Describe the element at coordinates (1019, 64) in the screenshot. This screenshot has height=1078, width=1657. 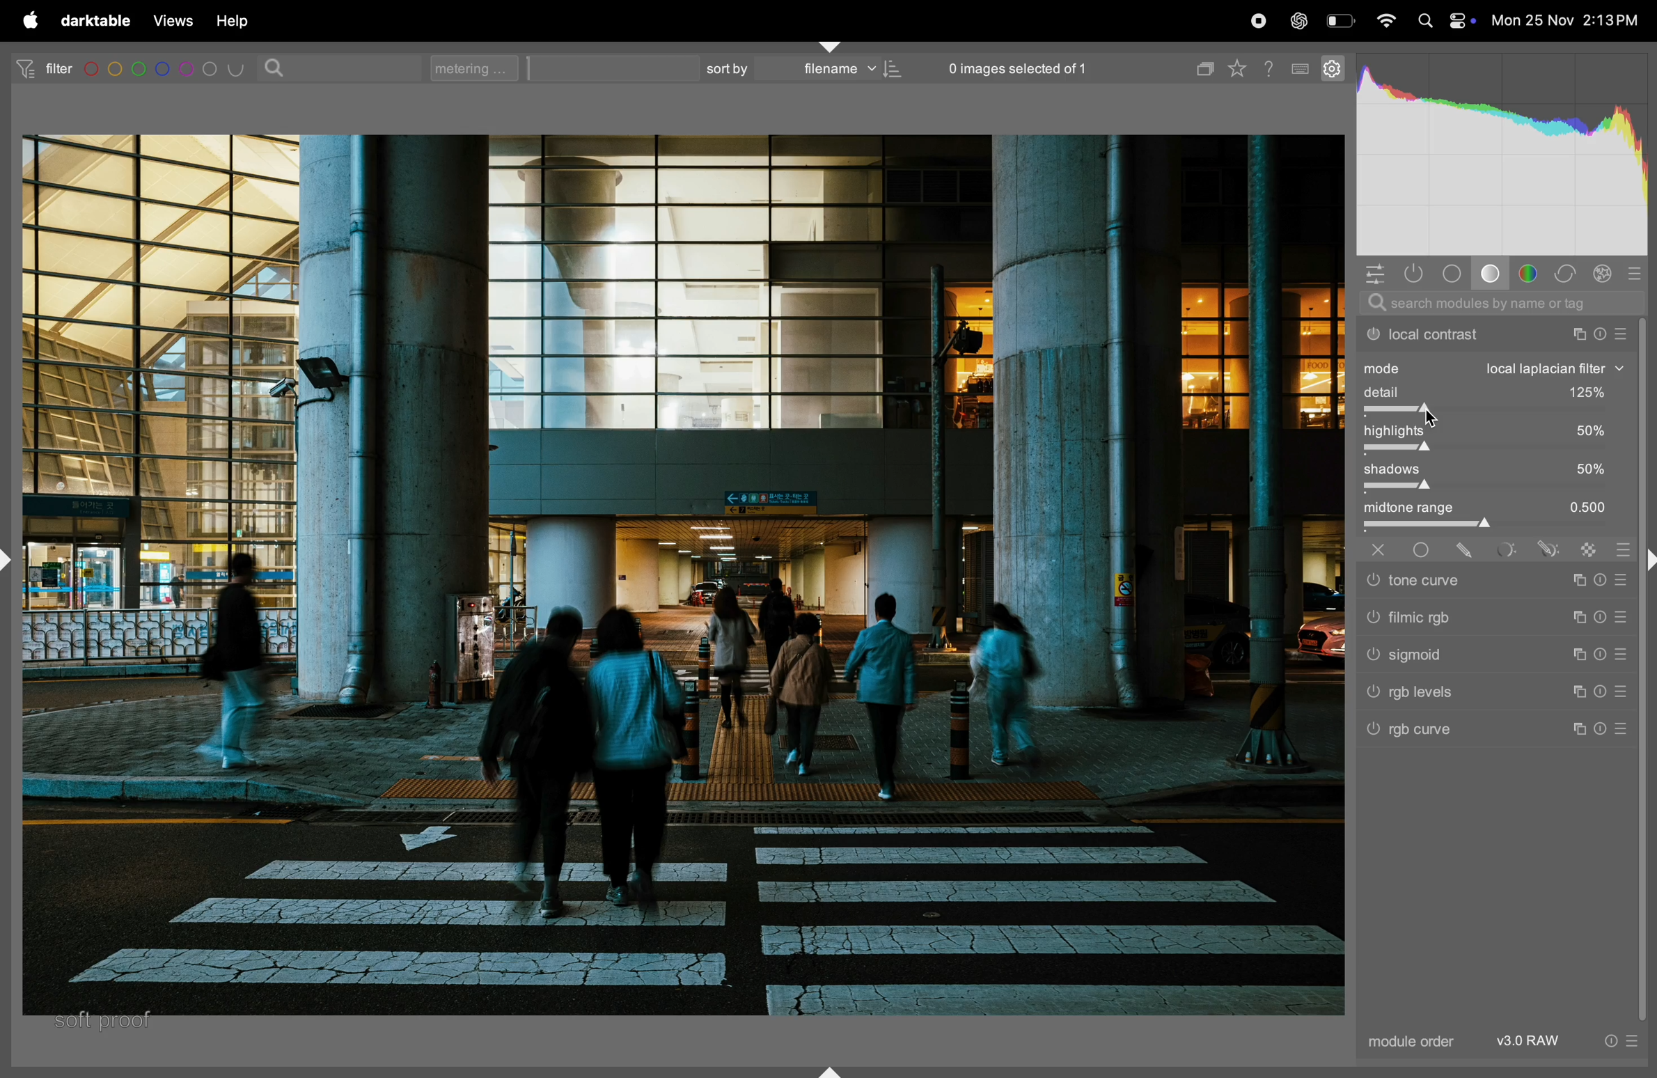
I see `0 images selected of 1` at that location.